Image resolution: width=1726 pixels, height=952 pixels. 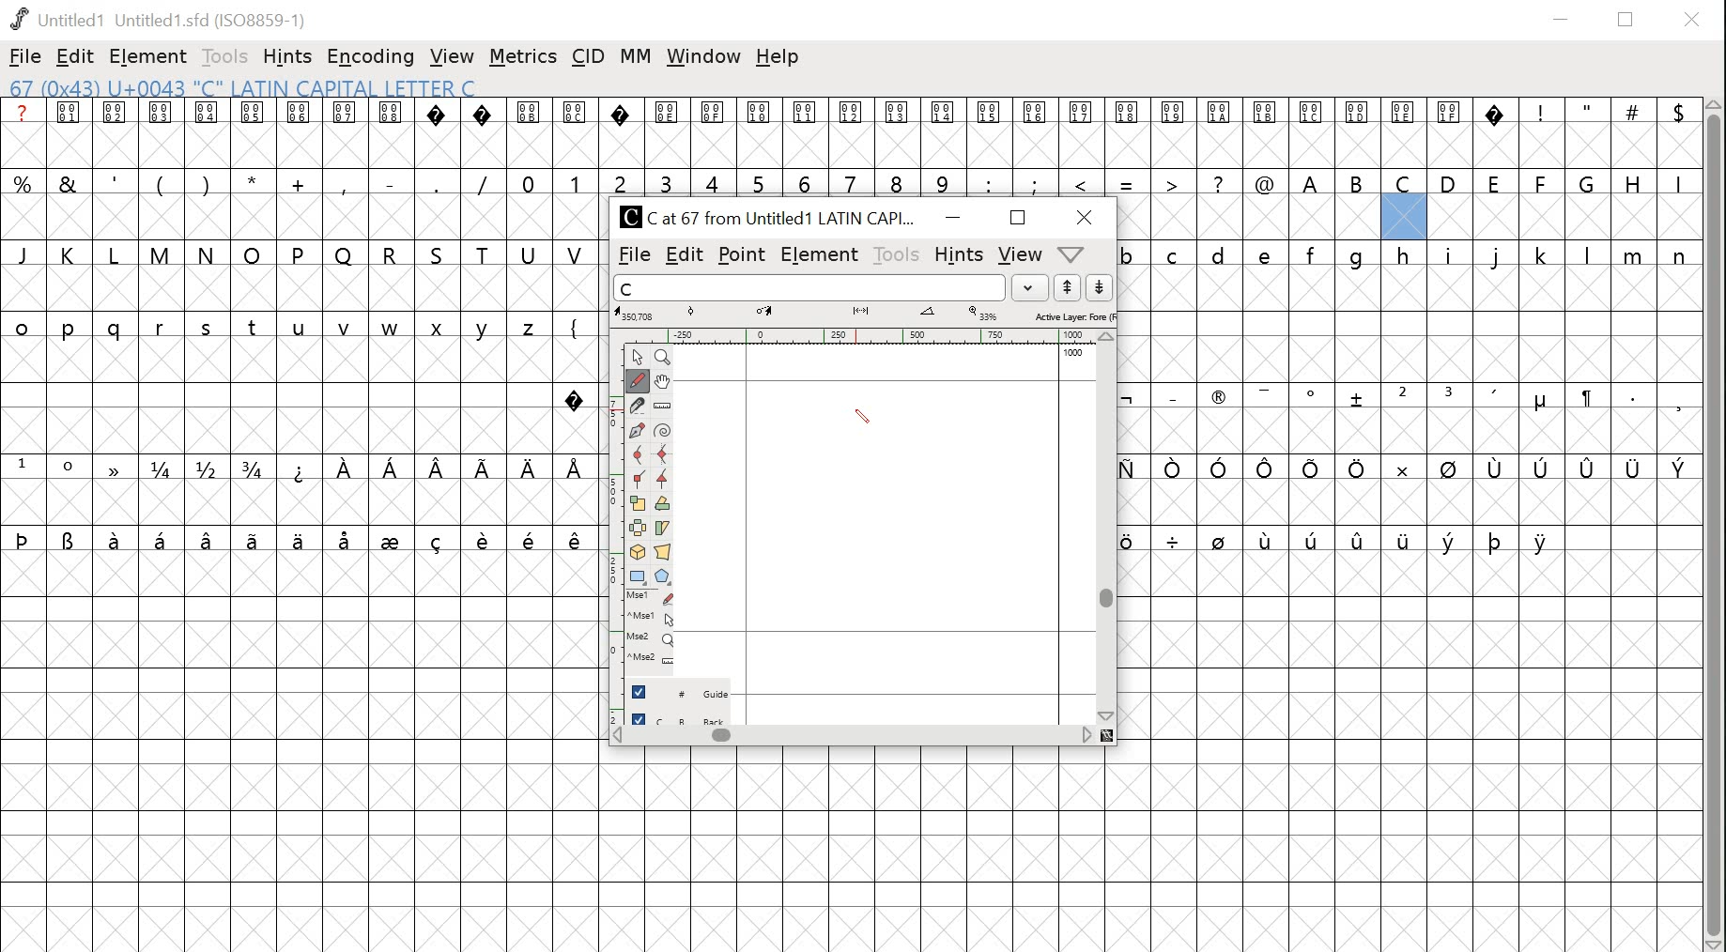 What do you see at coordinates (24, 56) in the screenshot?
I see `file` at bounding box center [24, 56].